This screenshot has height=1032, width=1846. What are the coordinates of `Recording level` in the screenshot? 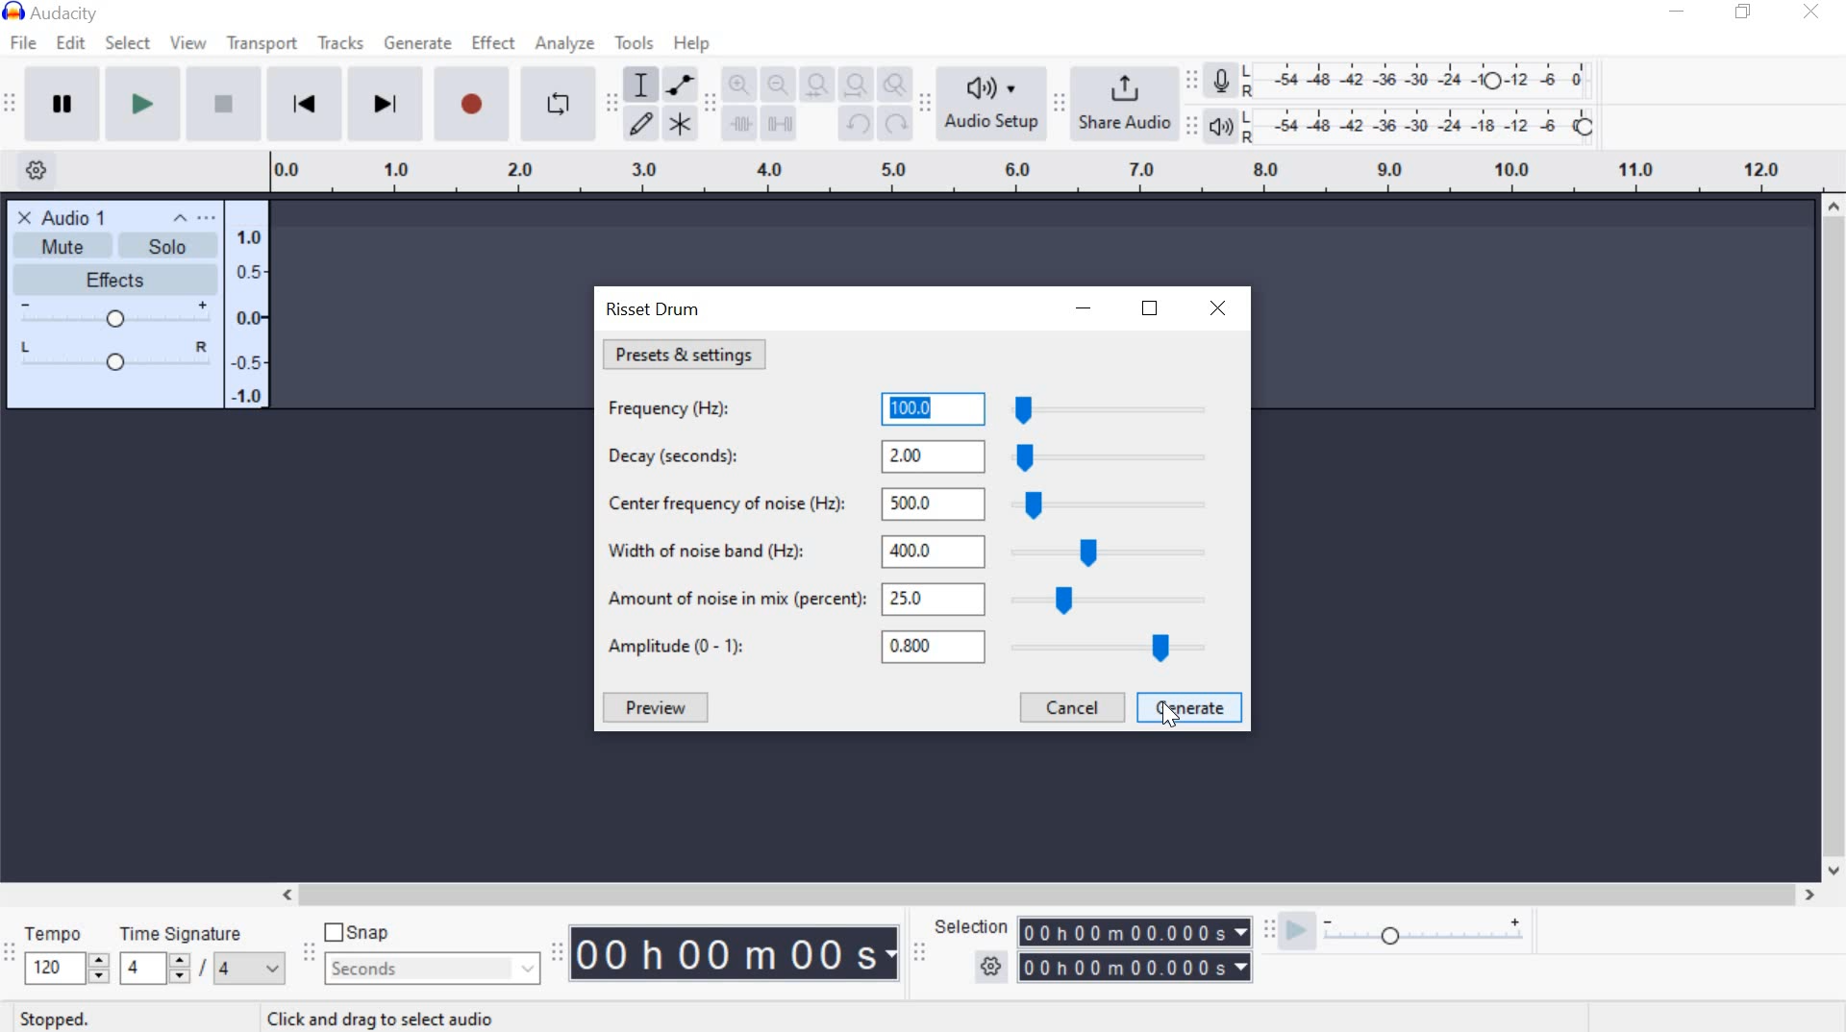 It's located at (1425, 75).